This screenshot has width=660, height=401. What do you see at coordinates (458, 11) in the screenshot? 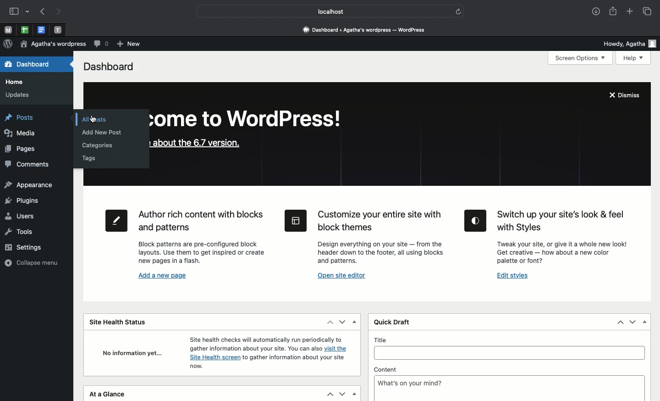
I see `Refresh` at bounding box center [458, 11].